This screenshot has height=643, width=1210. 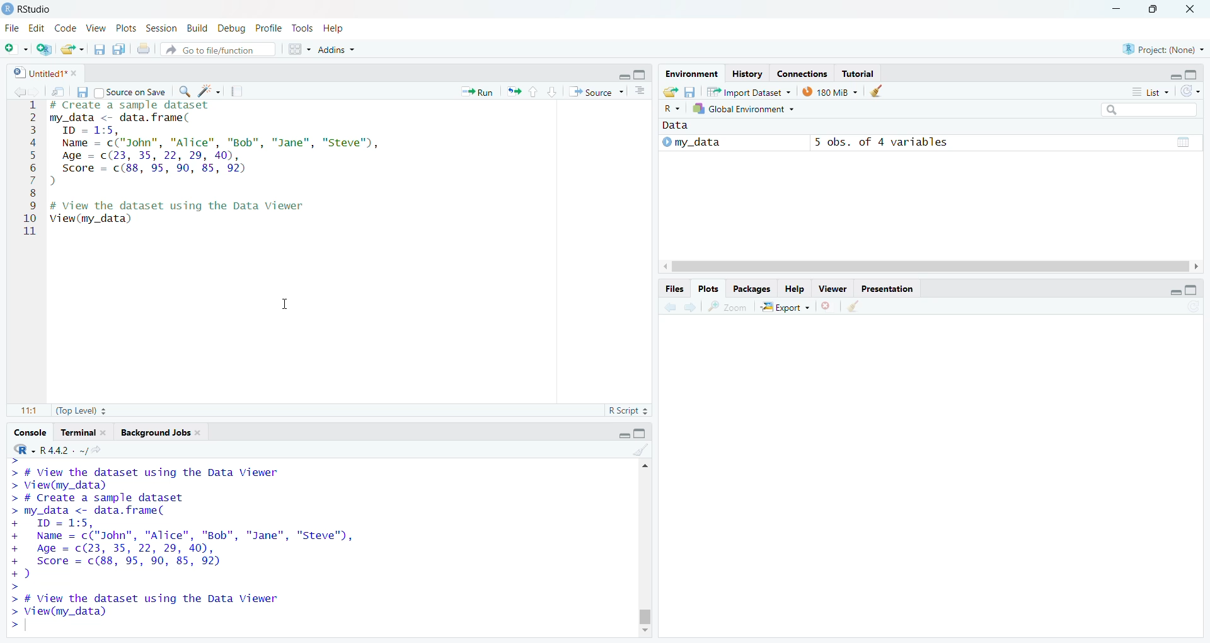 What do you see at coordinates (859, 74) in the screenshot?
I see `Tutorial` at bounding box center [859, 74].